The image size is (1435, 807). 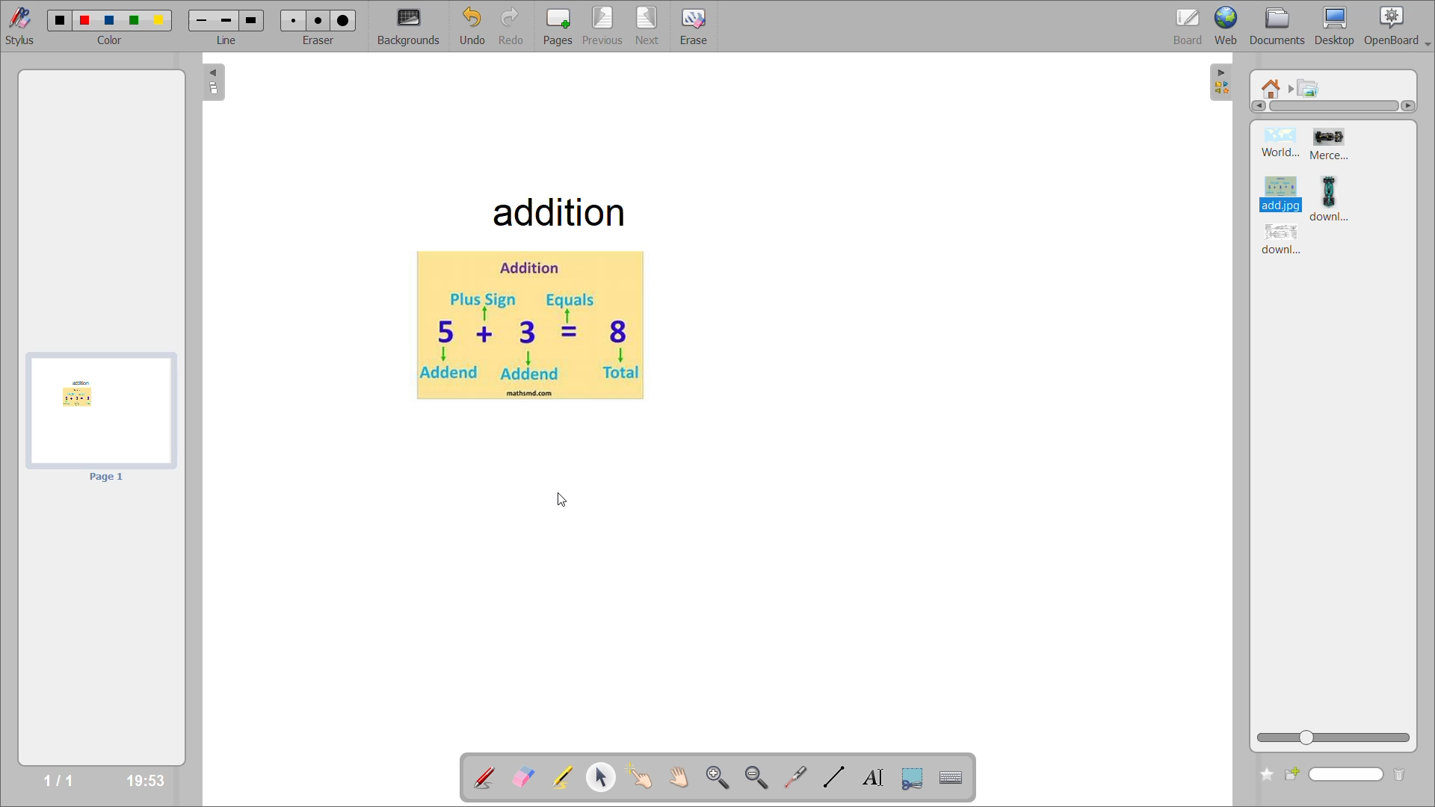 What do you see at coordinates (555, 211) in the screenshot?
I see `addition - title` at bounding box center [555, 211].